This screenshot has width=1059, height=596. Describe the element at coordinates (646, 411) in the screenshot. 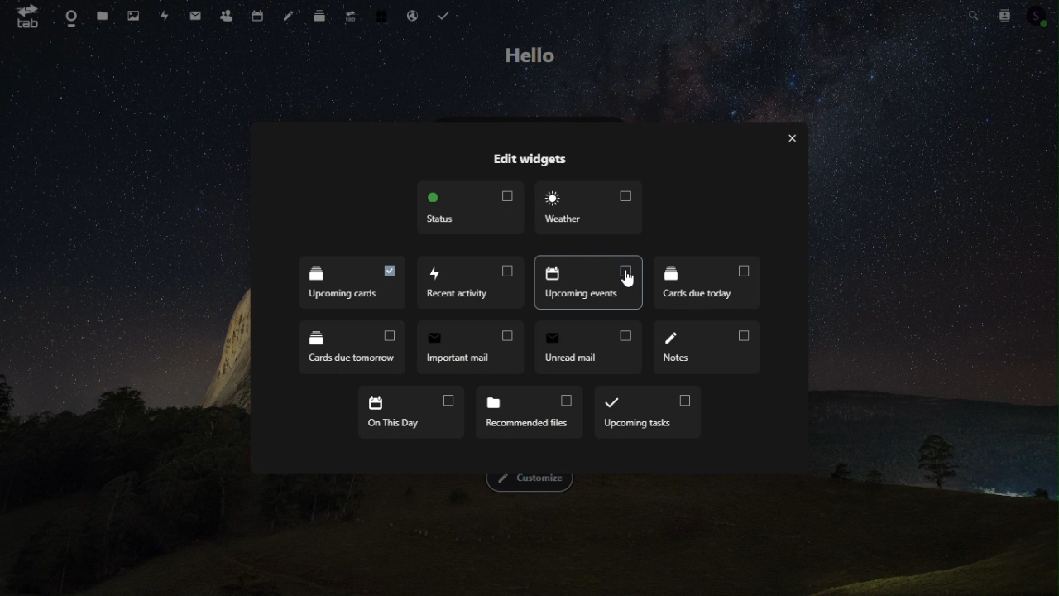

I see `Upcoming task` at that location.